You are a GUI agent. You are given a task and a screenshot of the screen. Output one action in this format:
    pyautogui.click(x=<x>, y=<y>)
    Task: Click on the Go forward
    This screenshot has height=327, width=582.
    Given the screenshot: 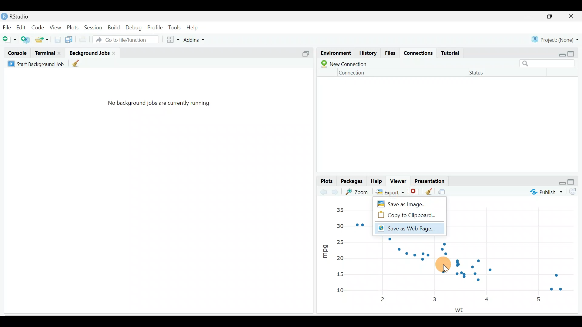 What is the action you would take?
    pyautogui.click(x=337, y=192)
    